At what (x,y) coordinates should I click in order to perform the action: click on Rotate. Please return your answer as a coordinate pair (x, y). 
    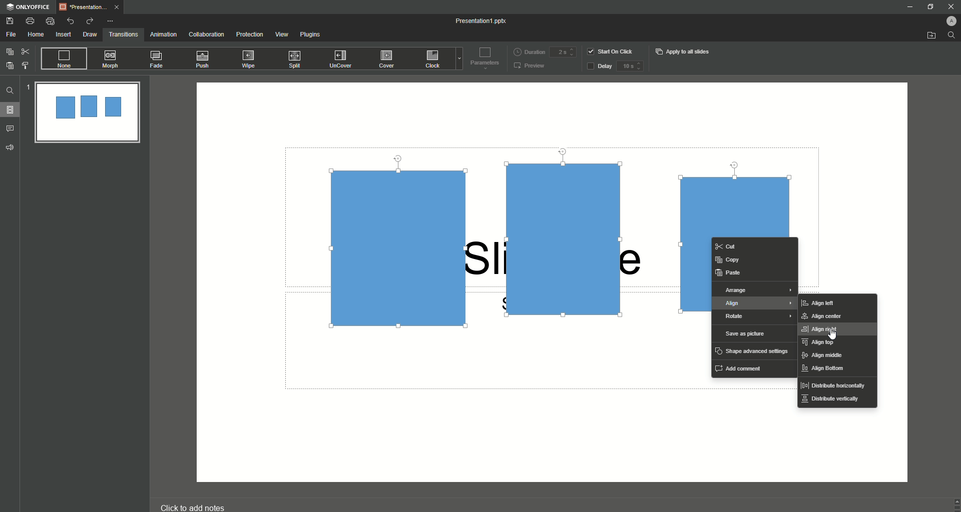
    Looking at the image, I should click on (757, 317).